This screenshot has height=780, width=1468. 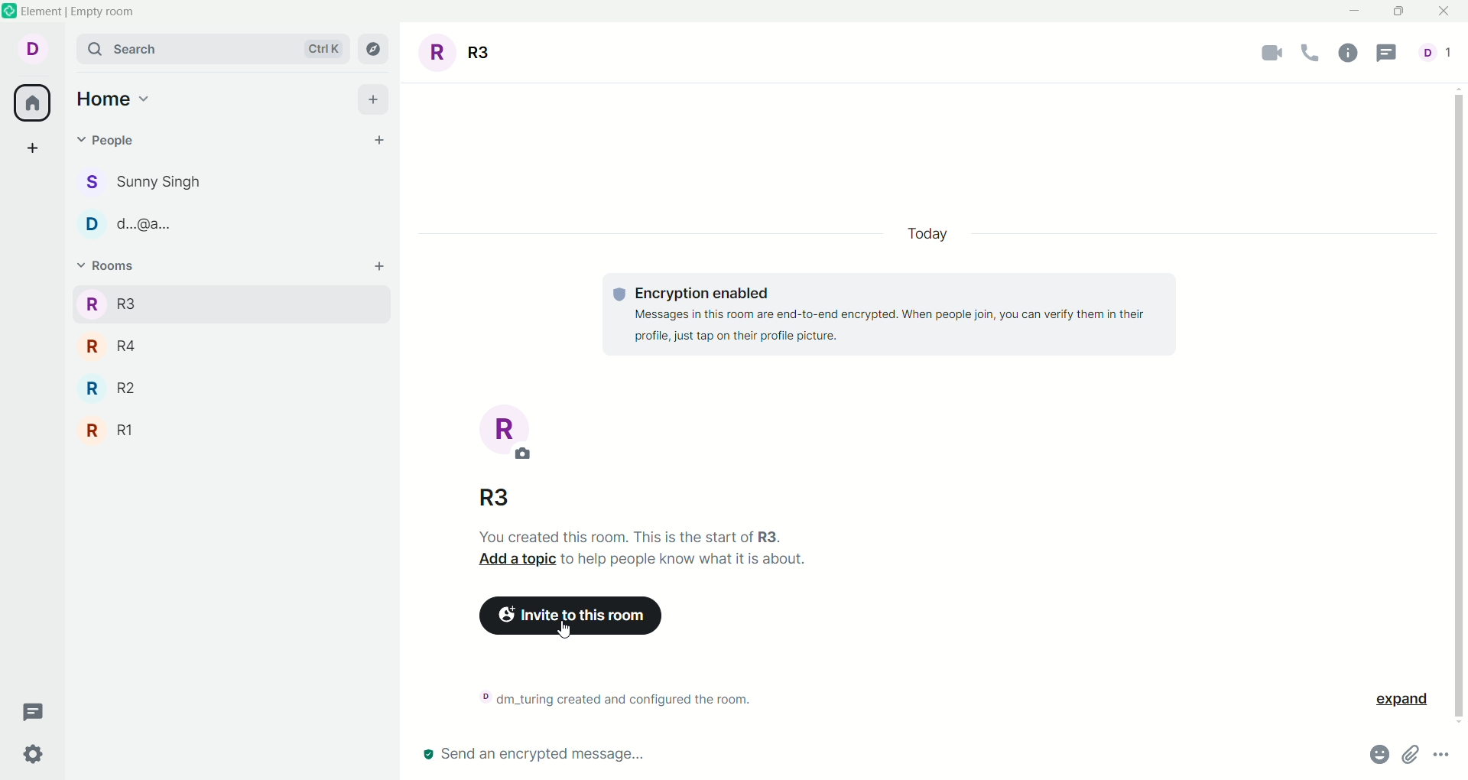 I want to click on room info, so click(x=1347, y=54).